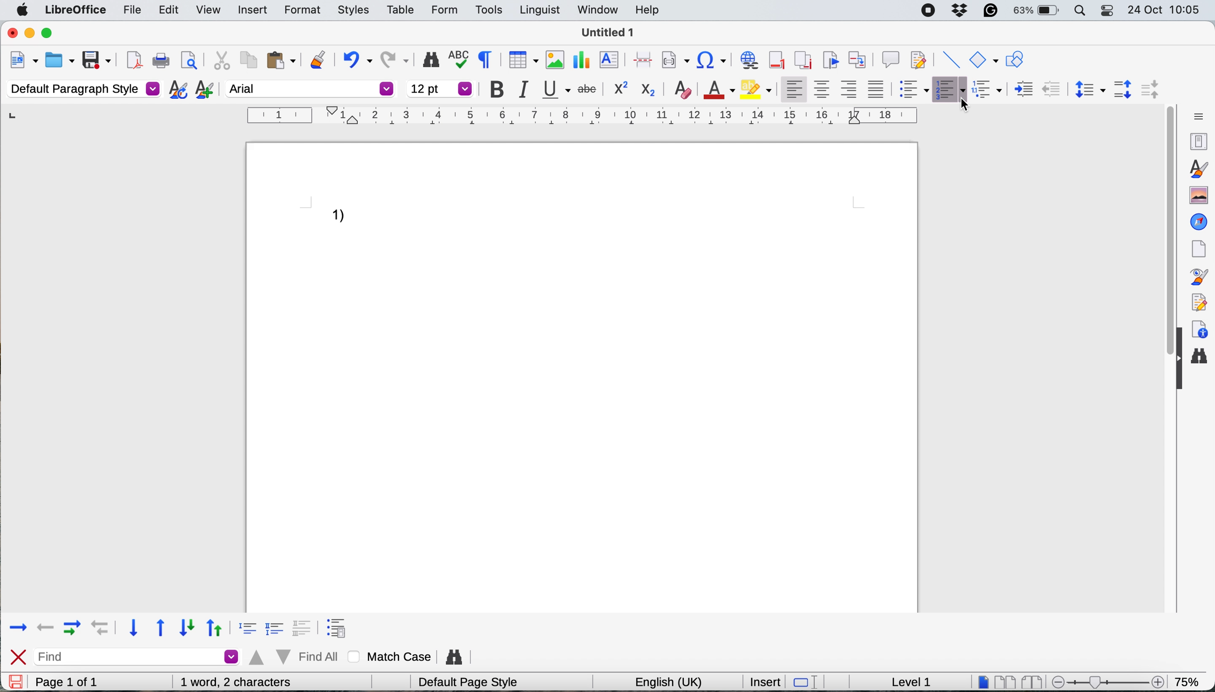 The width and height of the screenshot is (1215, 692). Describe the element at coordinates (310, 88) in the screenshot. I see `font` at that location.